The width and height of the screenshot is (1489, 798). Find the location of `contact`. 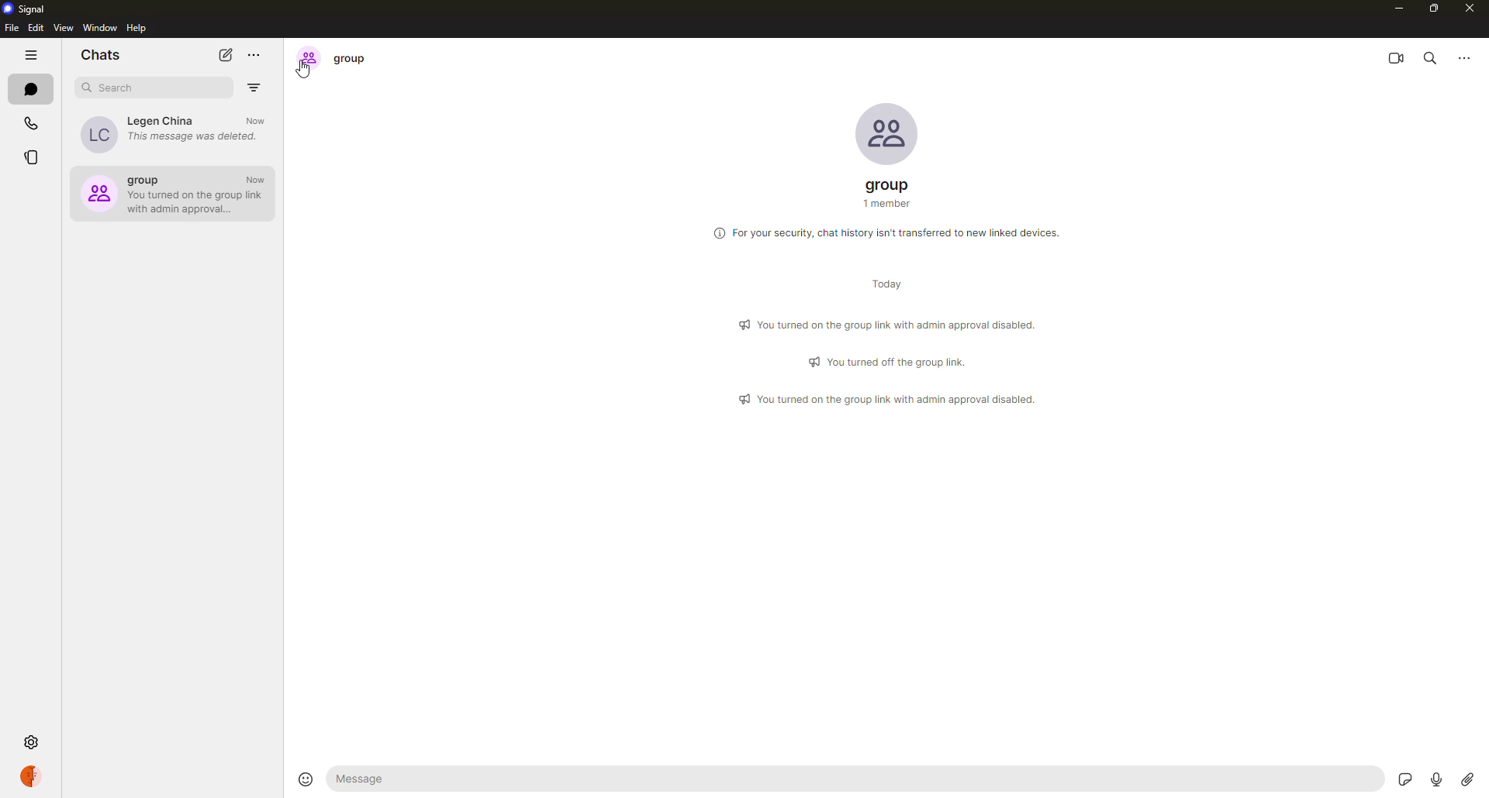

contact is located at coordinates (174, 133).